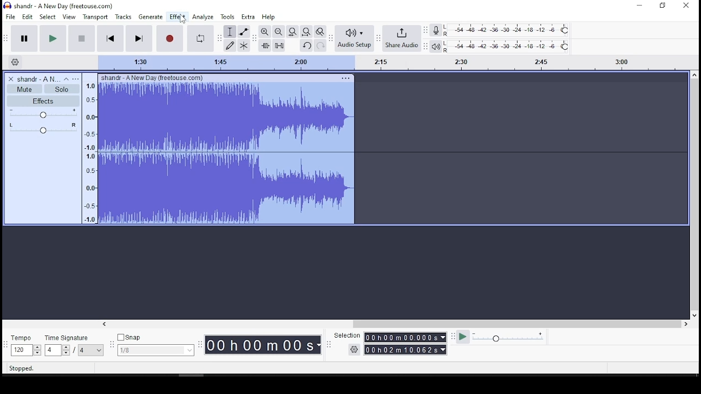 This screenshot has width=701, height=394. I want to click on track's time, so click(387, 63).